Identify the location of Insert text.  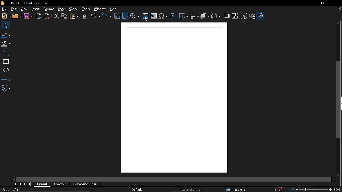
(154, 16).